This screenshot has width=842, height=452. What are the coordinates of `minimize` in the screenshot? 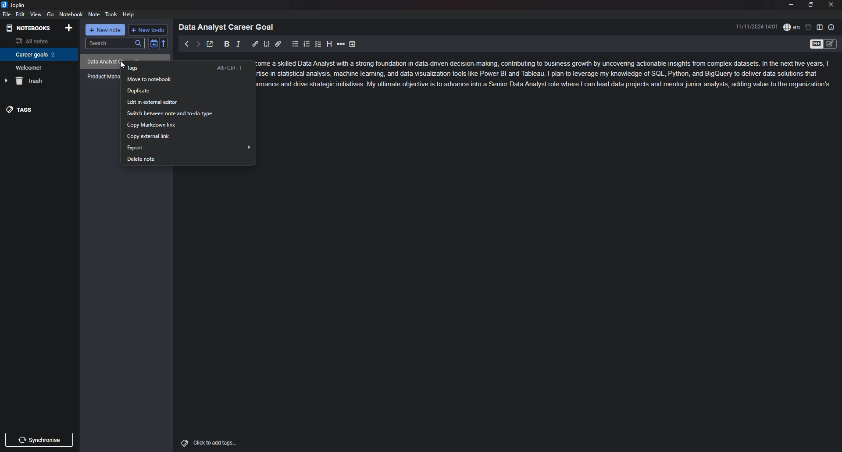 It's located at (791, 4).